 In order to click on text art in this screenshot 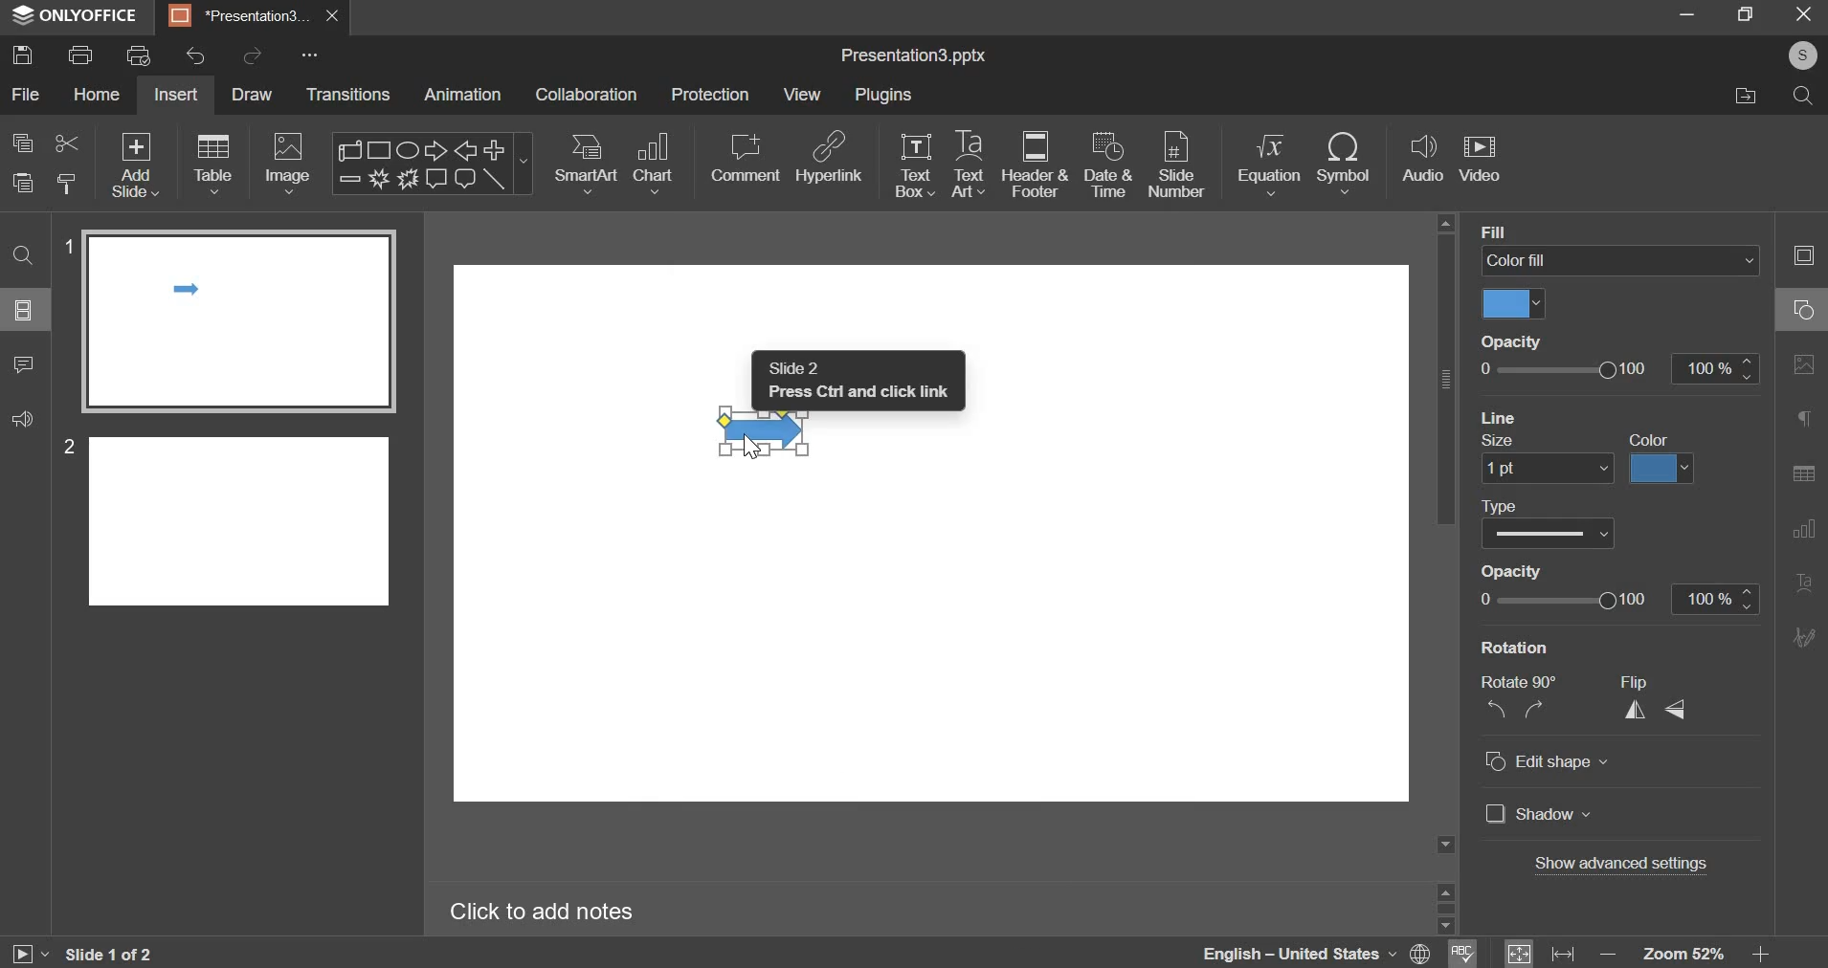, I will do `click(968, 164)`.